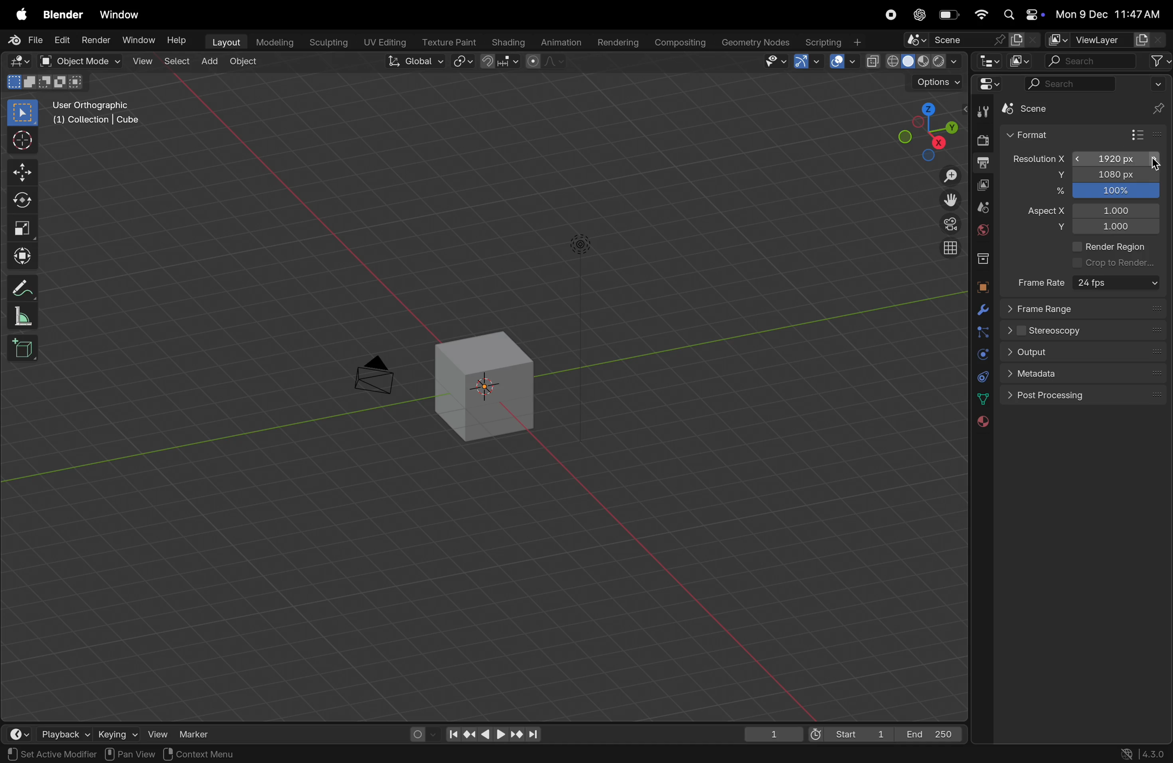 Image resolution: width=1173 pixels, height=763 pixels. What do you see at coordinates (1157, 100) in the screenshot?
I see `pins` at bounding box center [1157, 100].